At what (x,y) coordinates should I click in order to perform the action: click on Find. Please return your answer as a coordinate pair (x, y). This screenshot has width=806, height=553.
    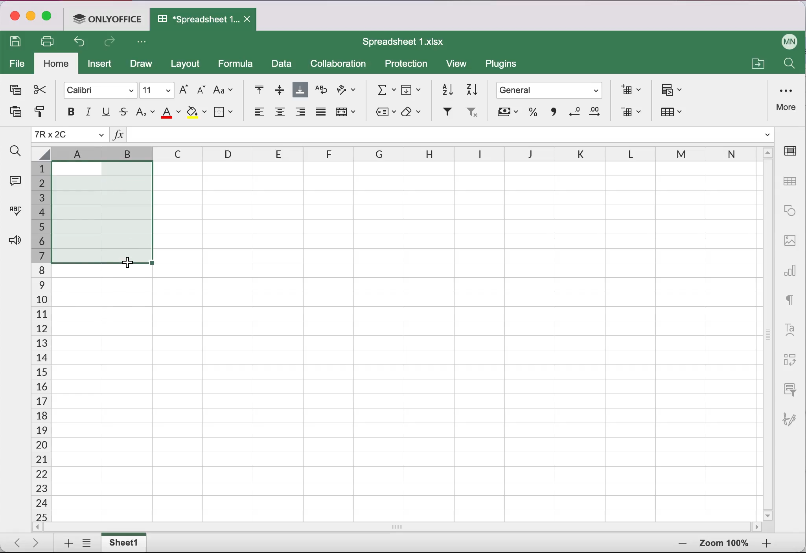
    Looking at the image, I should click on (788, 65).